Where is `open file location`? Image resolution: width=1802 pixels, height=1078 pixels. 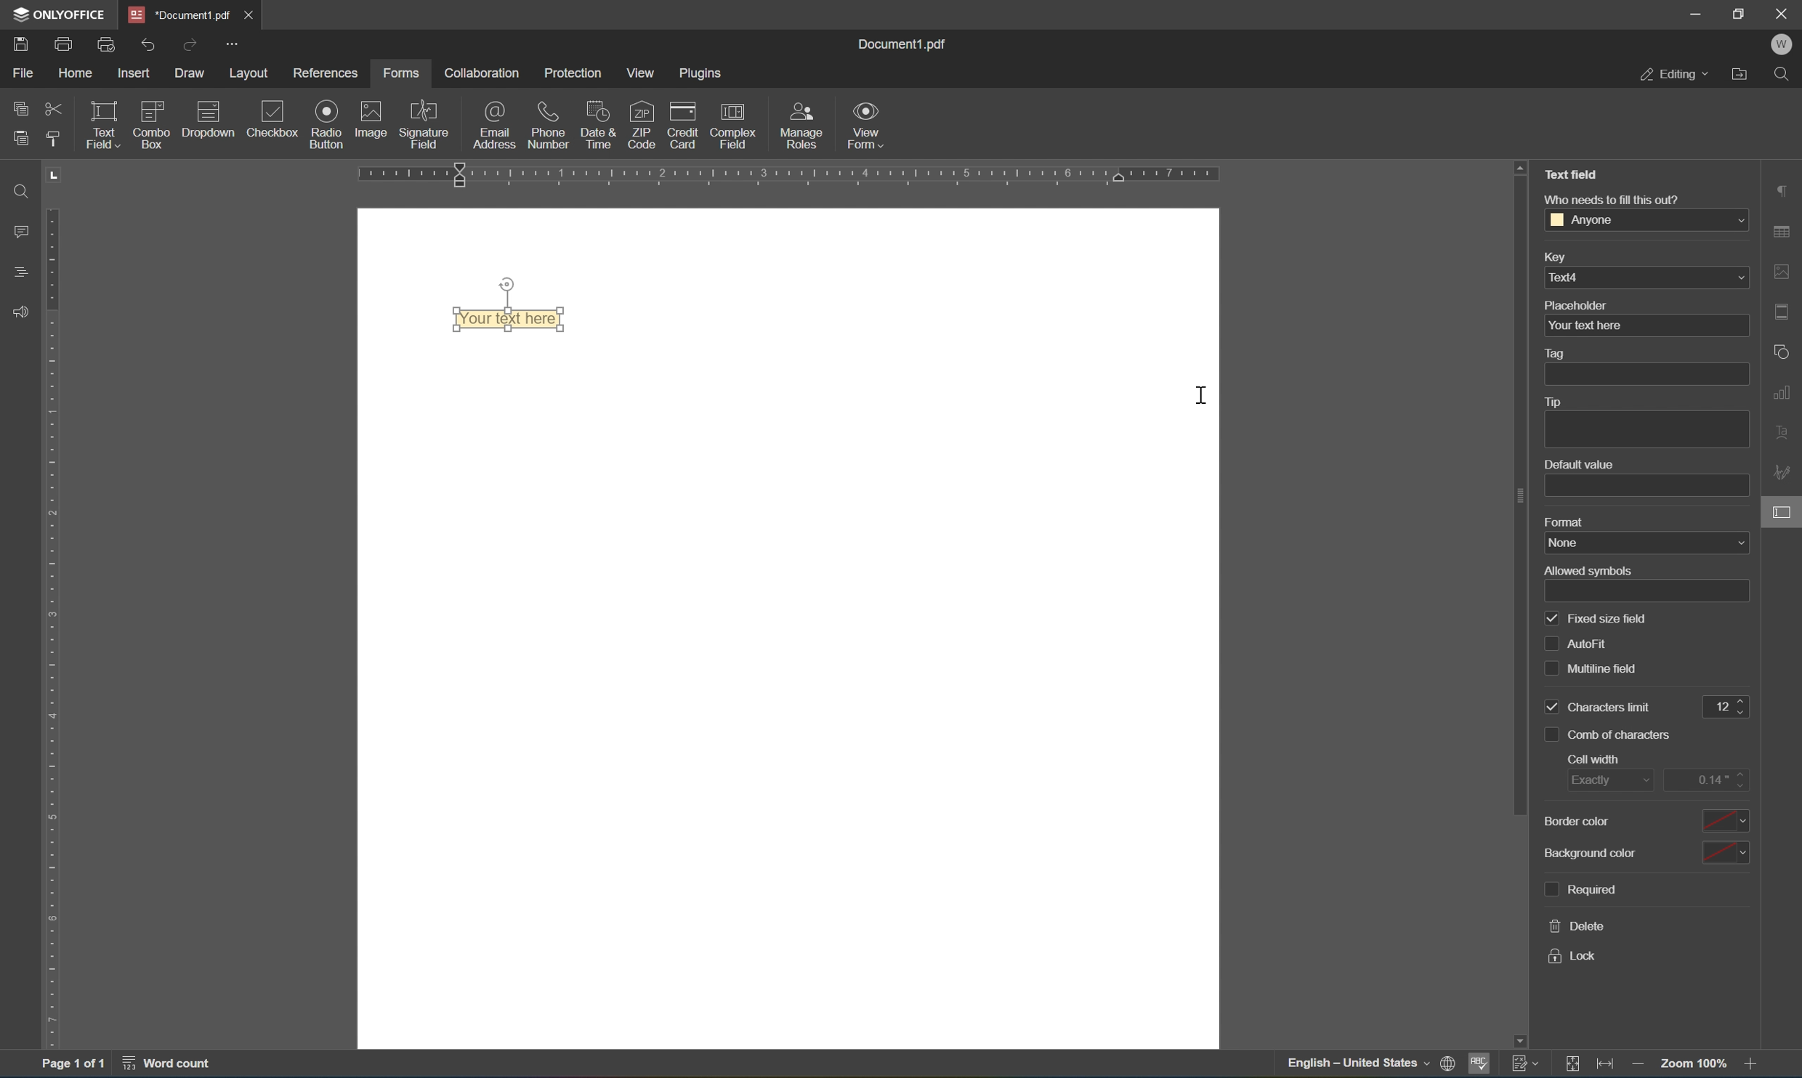 open file location is located at coordinates (1741, 76).